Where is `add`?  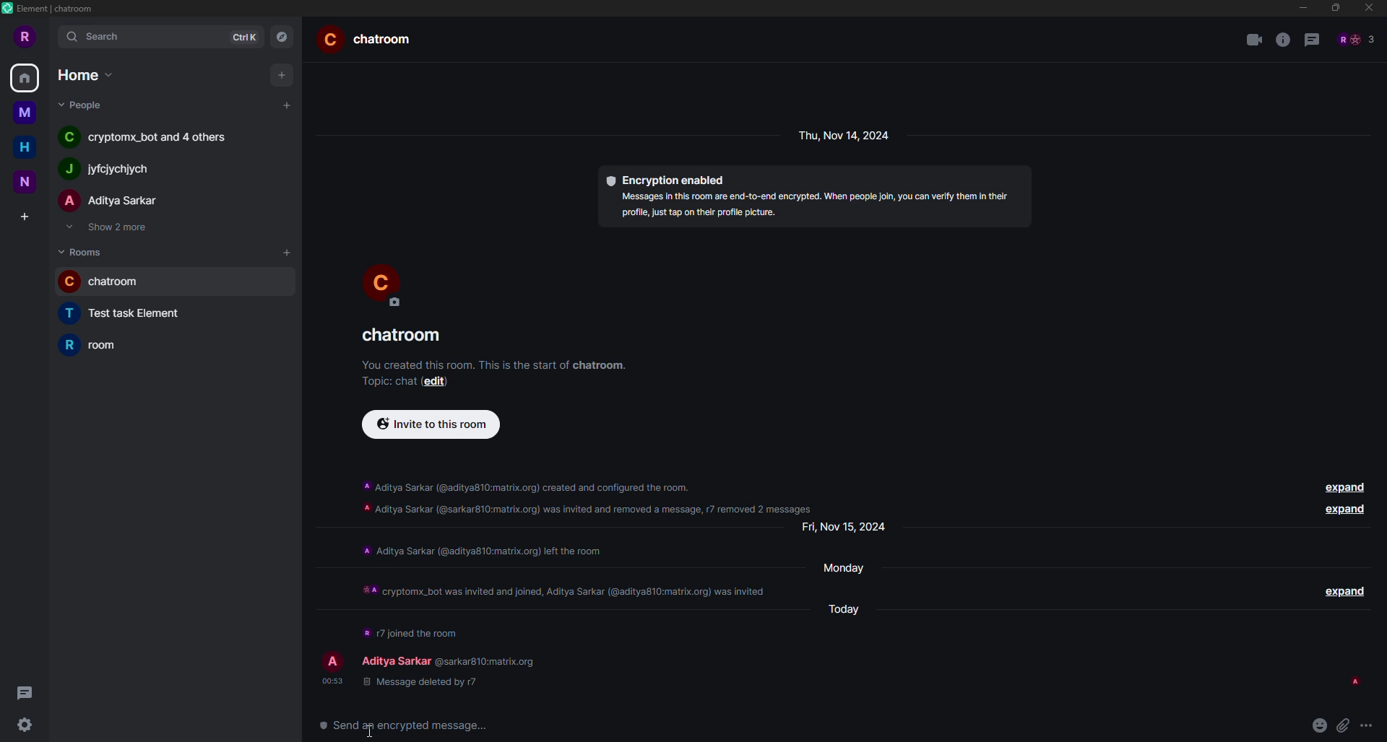
add is located at coordinates (286, 250).